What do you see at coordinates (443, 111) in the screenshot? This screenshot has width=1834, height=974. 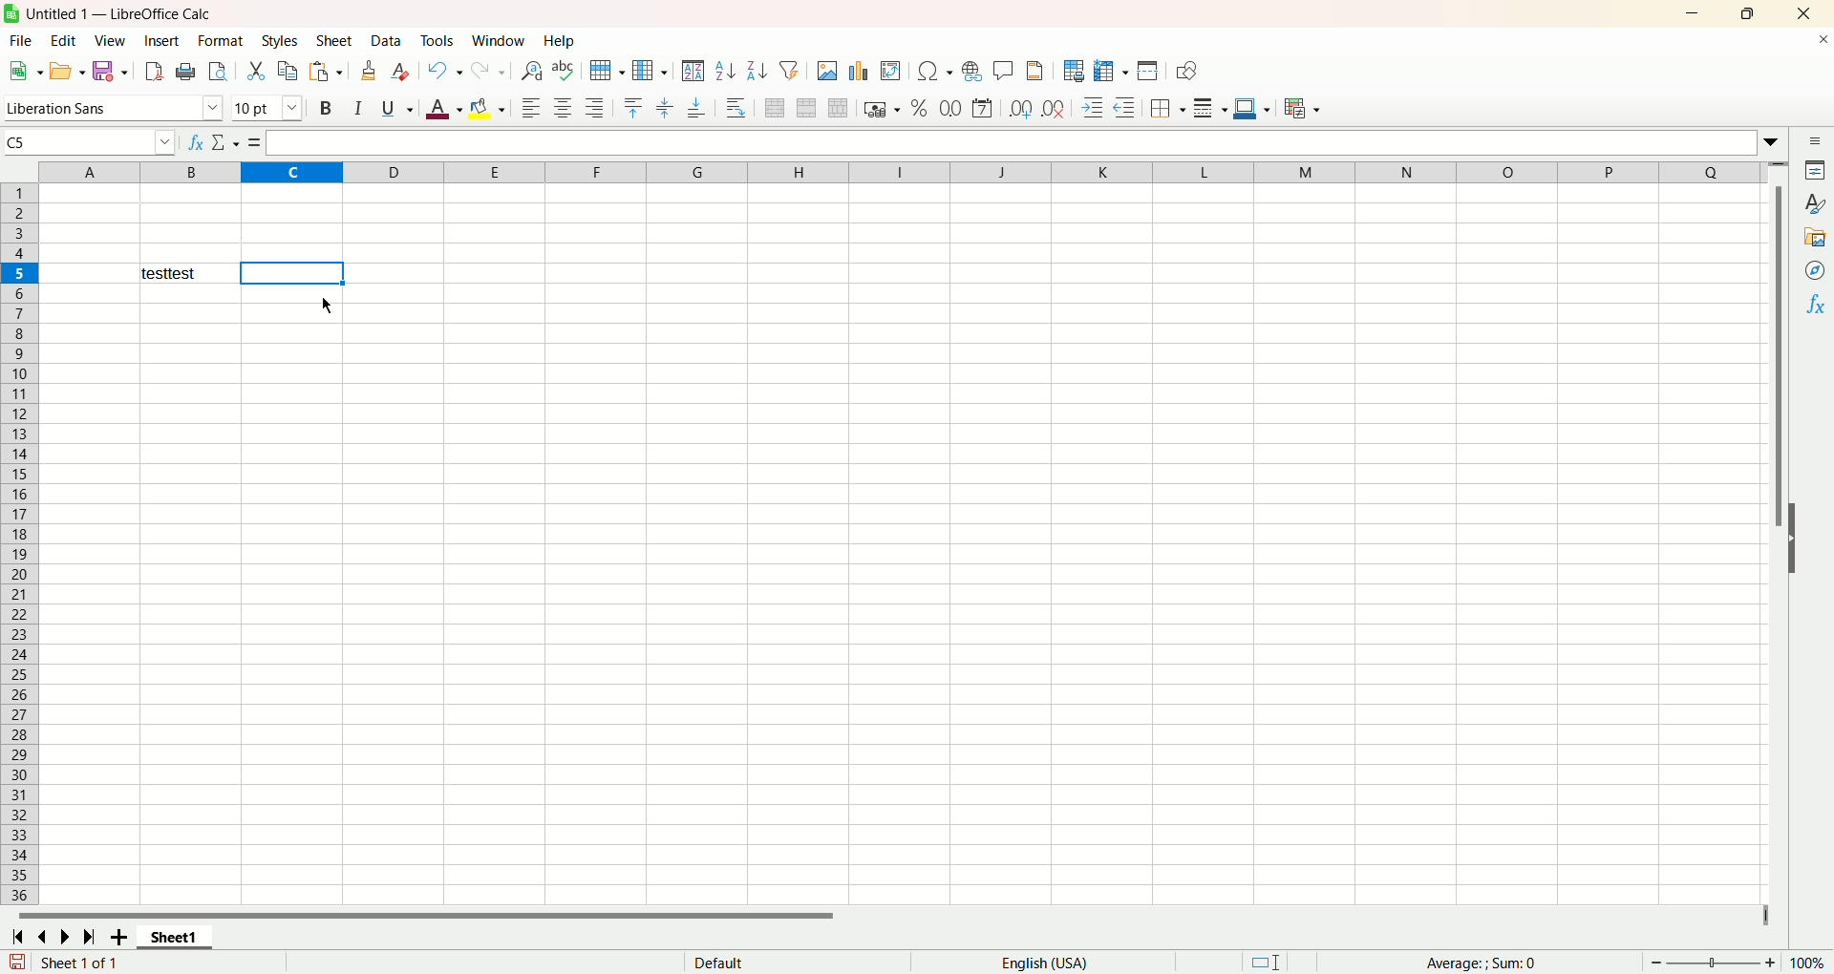 I see `font color` at bounding box center [443, 111].